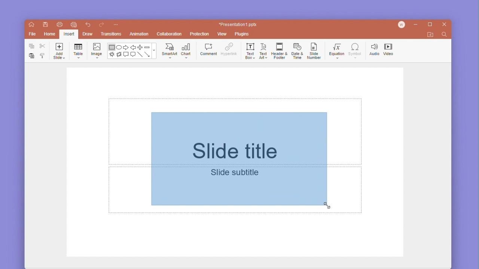  Describe the element at coordinates (373, 48) in the screenshot. I see `audio` at that location.